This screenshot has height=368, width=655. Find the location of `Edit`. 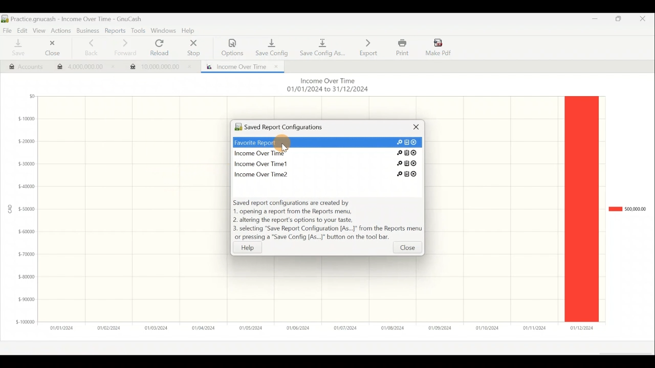

Edit is located at coordinates (20, 30).